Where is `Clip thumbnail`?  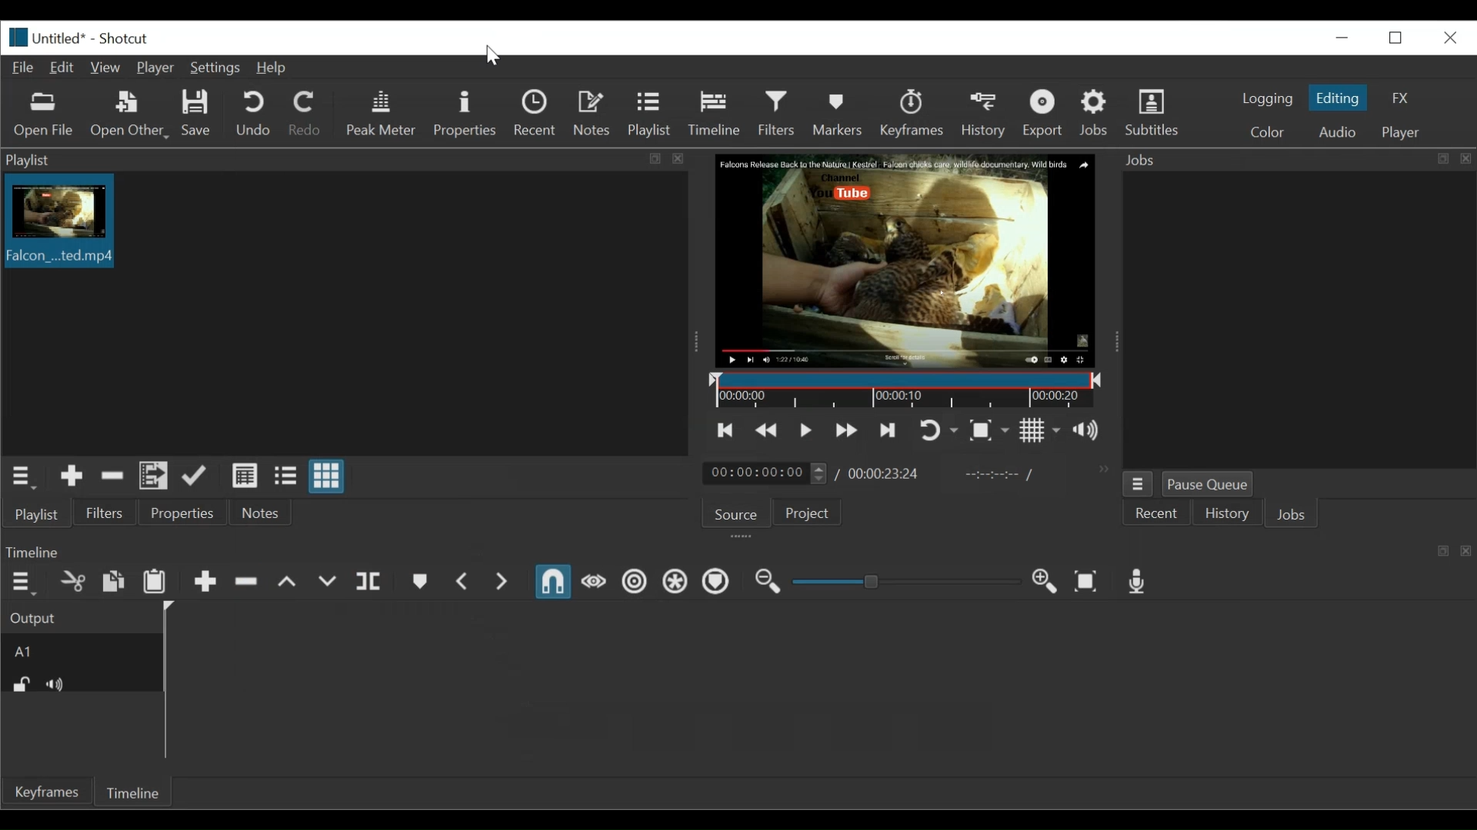 Clip thumbnail is located at coordinates (348, 315).